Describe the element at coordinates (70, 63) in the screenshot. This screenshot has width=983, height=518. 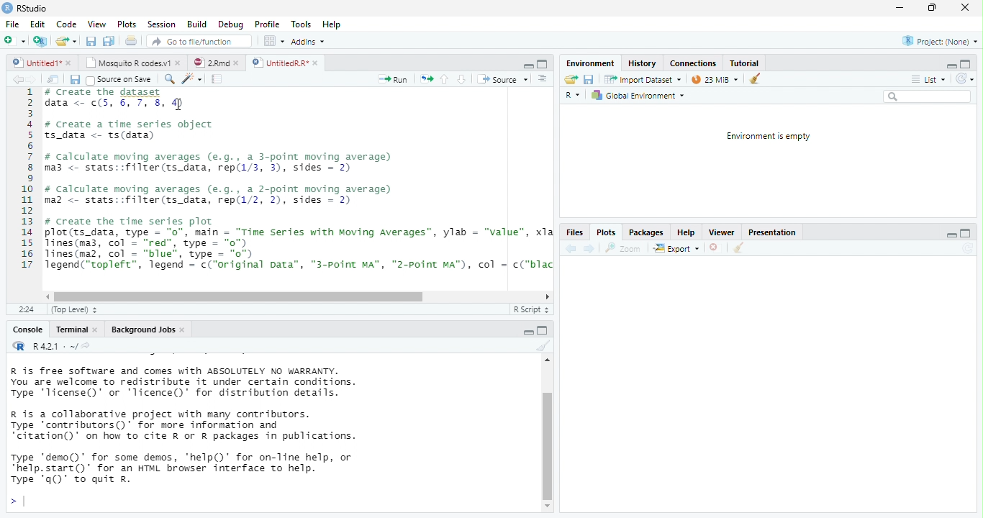
I see `close` at that location.